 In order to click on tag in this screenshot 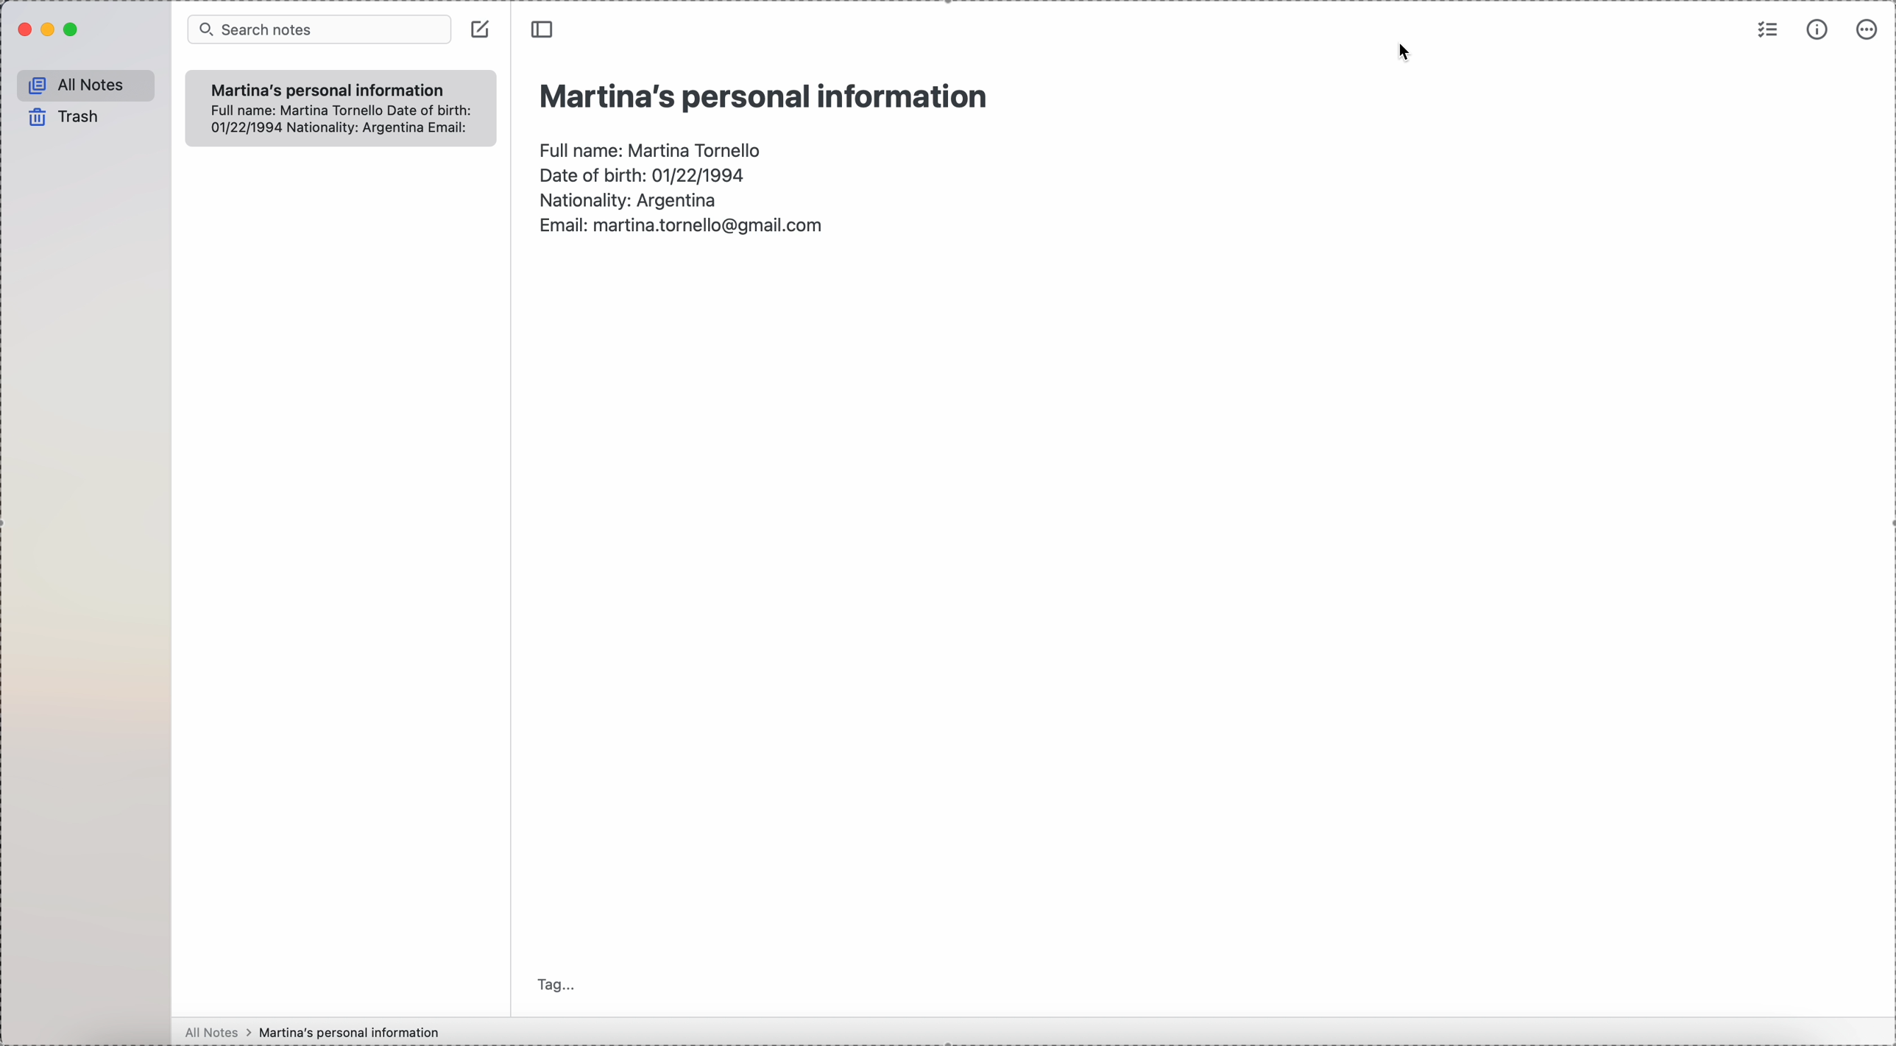, I will do `click(556, 984)`.